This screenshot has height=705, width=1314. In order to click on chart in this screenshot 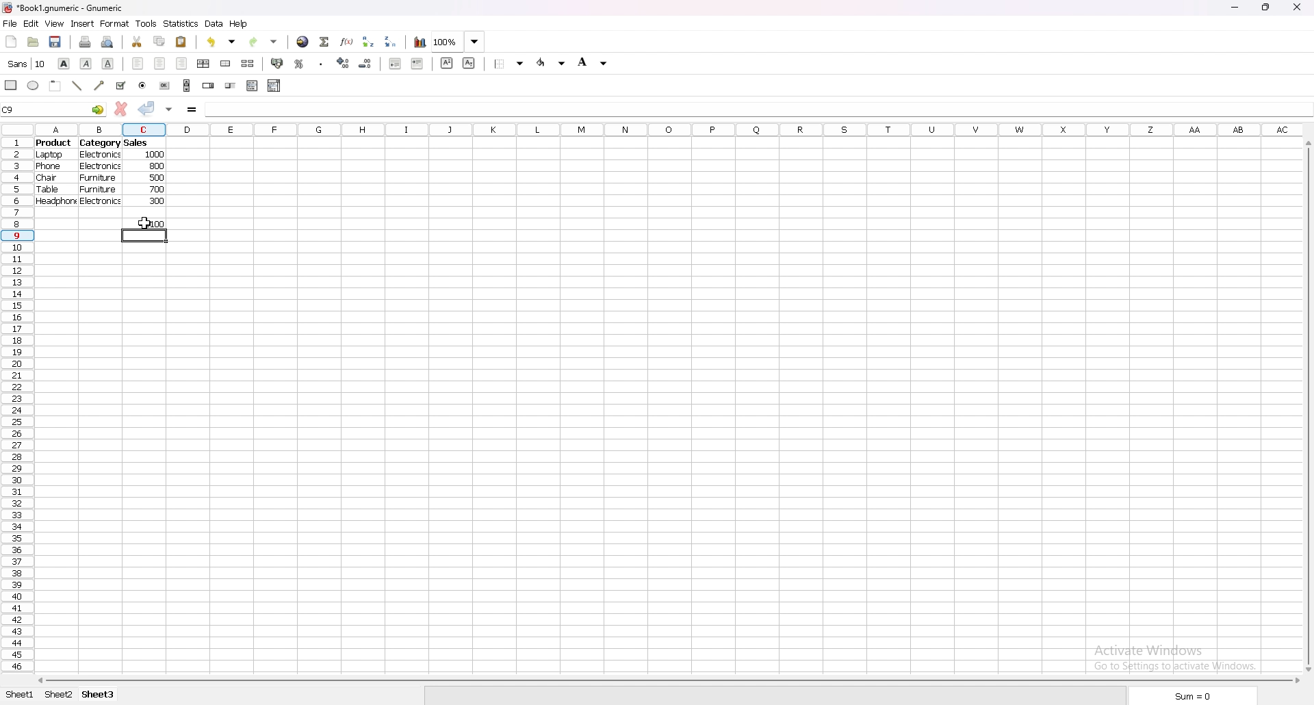, I will do `click(421, 43)`.